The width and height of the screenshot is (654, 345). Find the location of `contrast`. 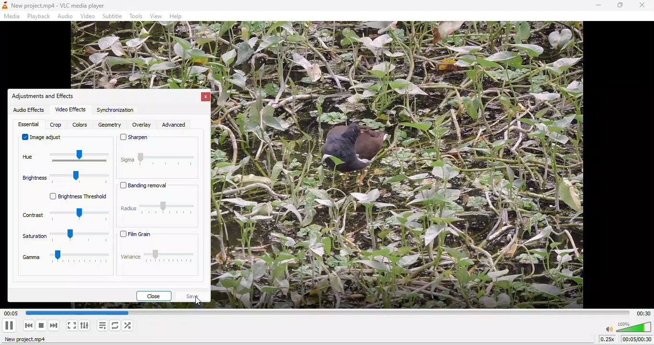

contrast is located at coordinates (64, 216).